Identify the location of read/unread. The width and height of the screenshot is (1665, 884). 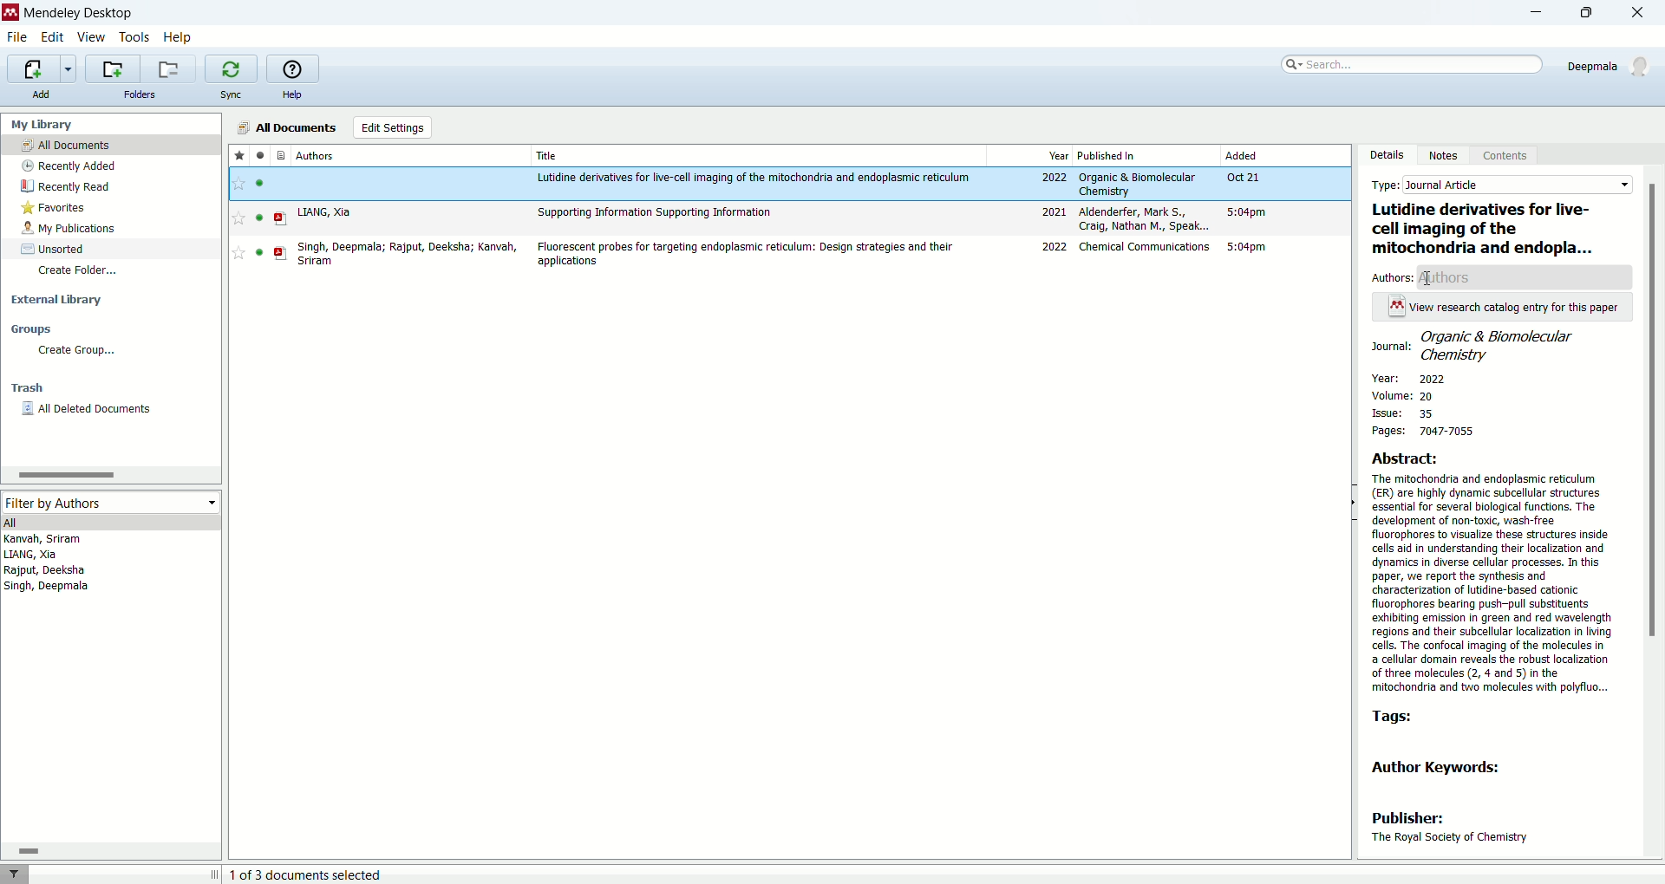
(260, 156).